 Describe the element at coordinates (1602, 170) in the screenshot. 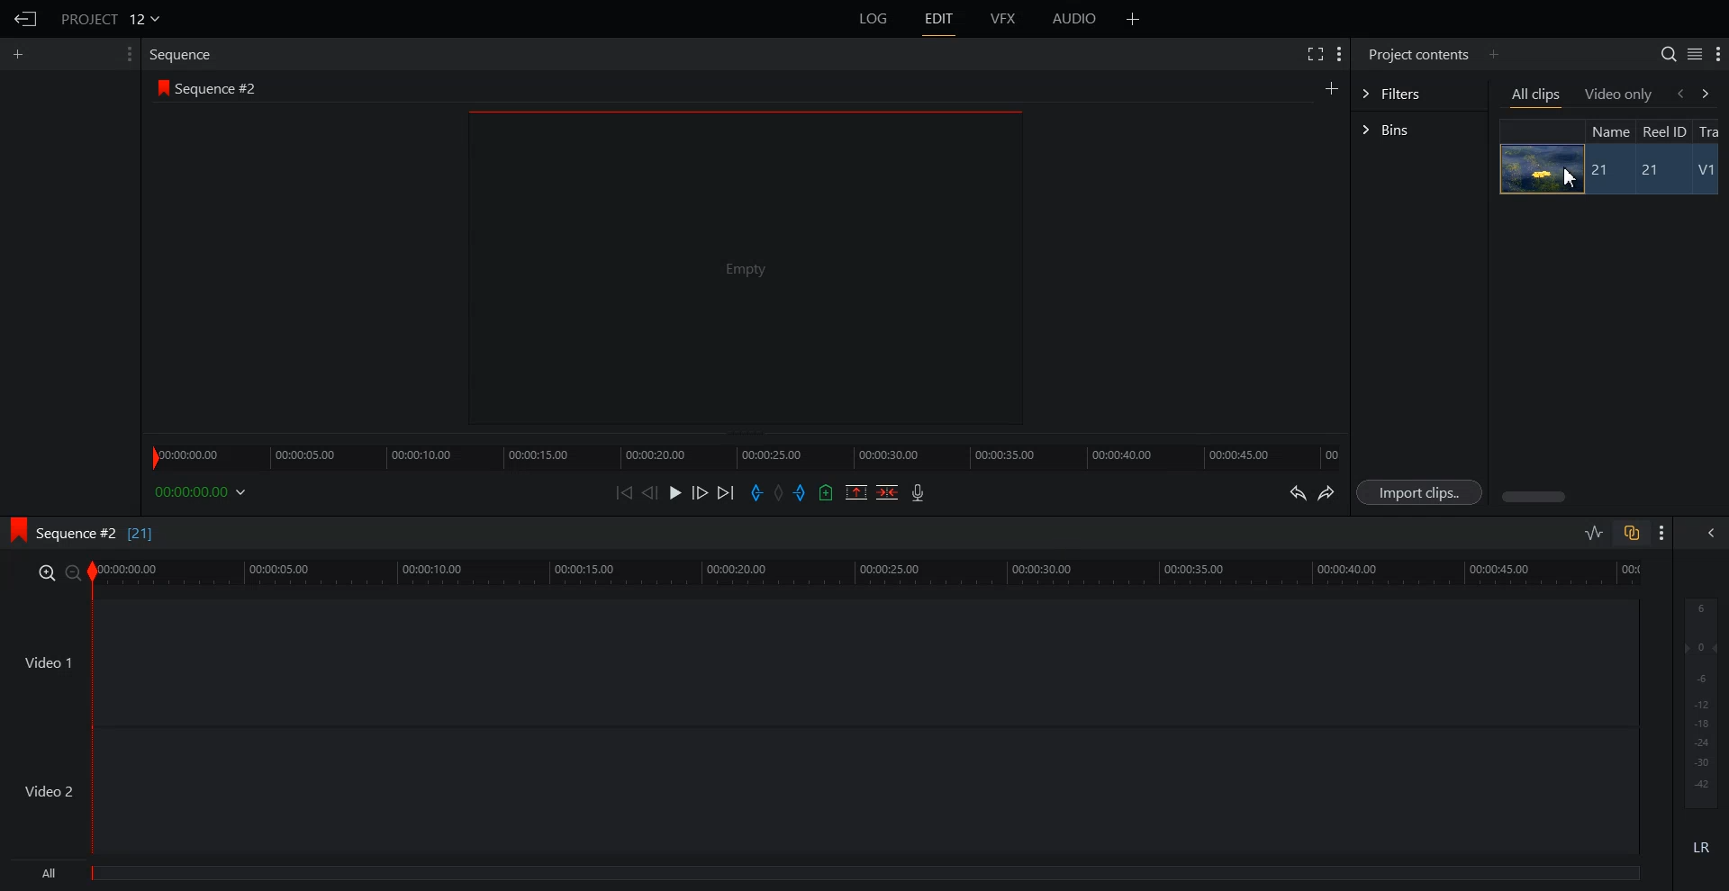

I see `21` at that location.